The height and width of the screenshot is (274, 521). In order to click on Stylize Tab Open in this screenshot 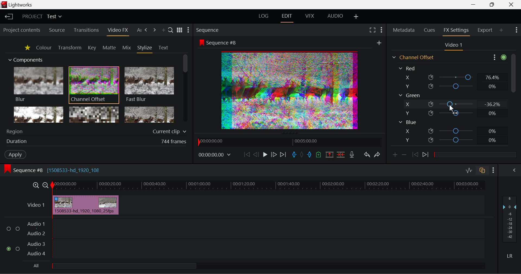, I will do `click(144, 49)`.